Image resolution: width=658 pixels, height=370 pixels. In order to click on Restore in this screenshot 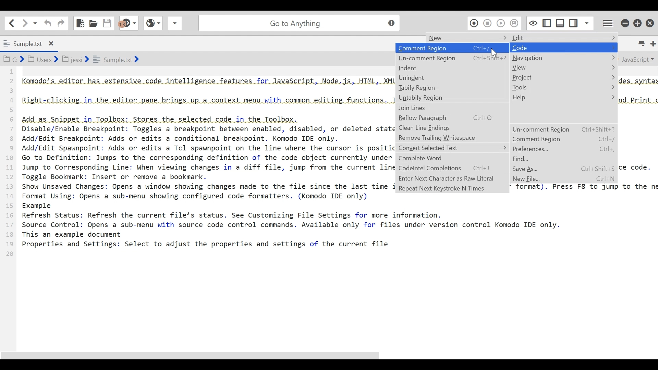, I will do `click(638, 22)`.